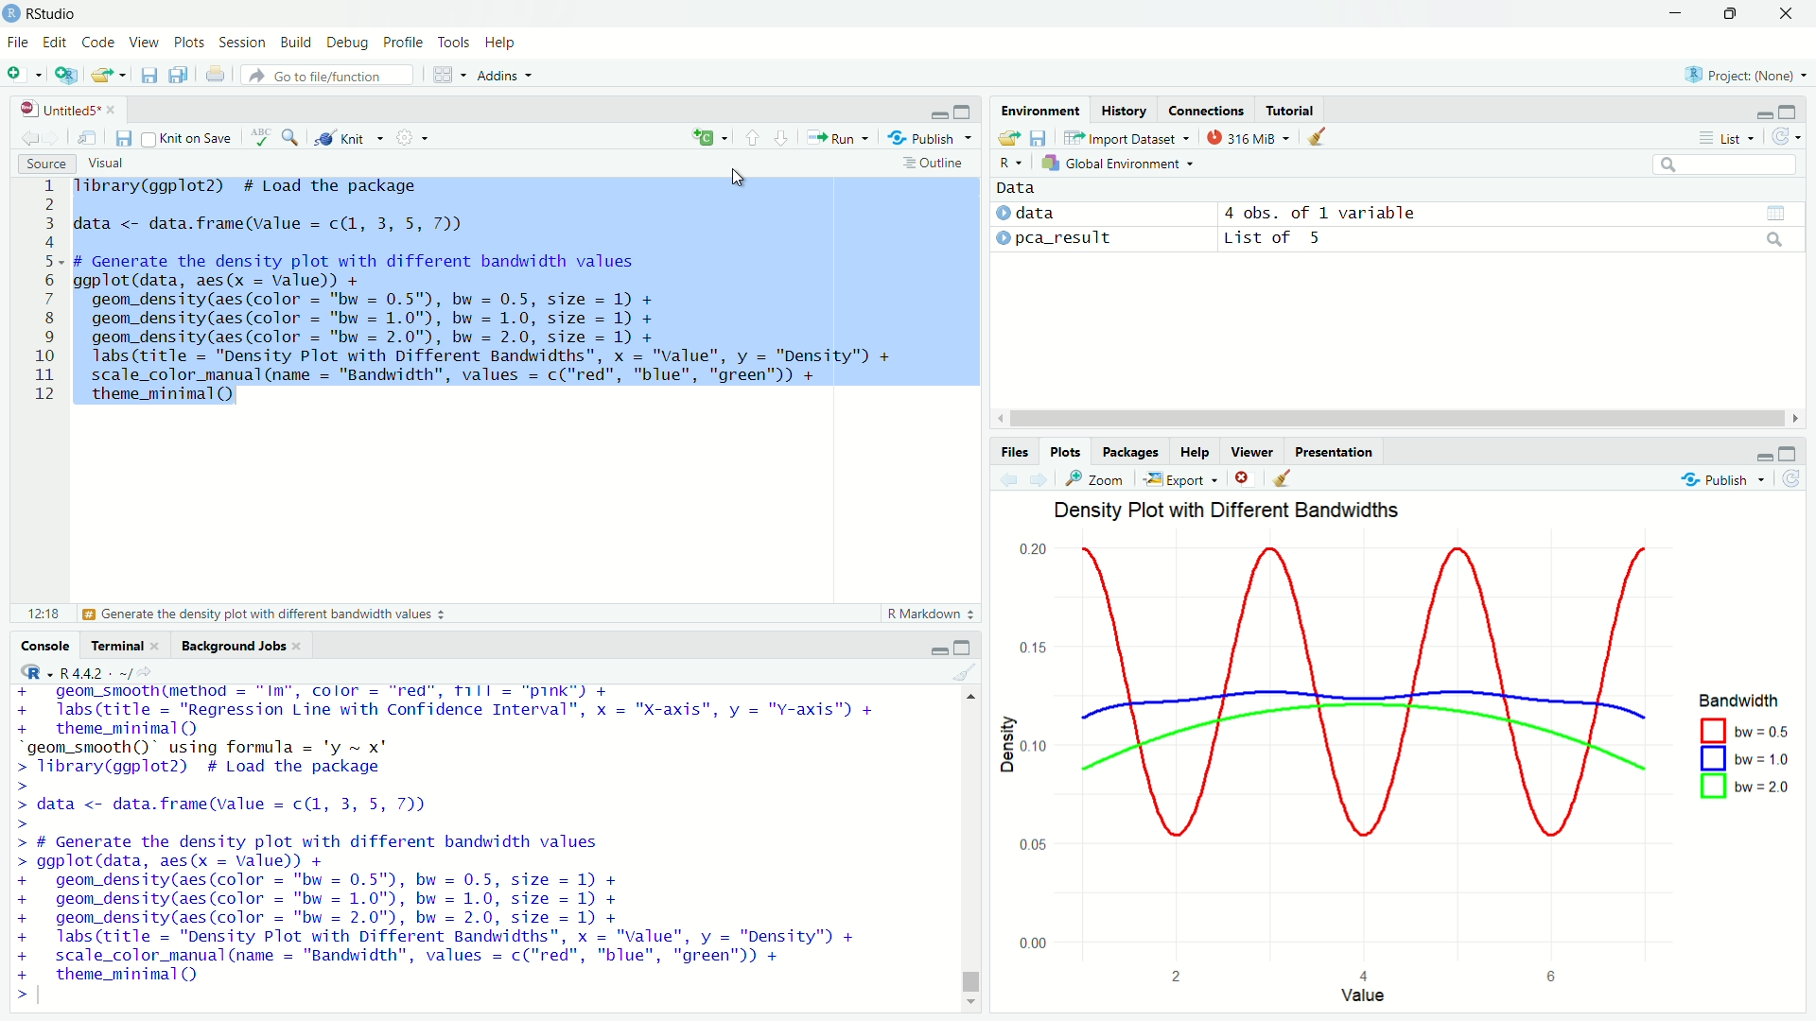 Image resolution: width=1816 pixels, height=1021 pixels. What do you see at coordinates (1785, 136) in the screenshot?
I see `Refresh the list of objects in the environment` at bounding box center [1785, 136].